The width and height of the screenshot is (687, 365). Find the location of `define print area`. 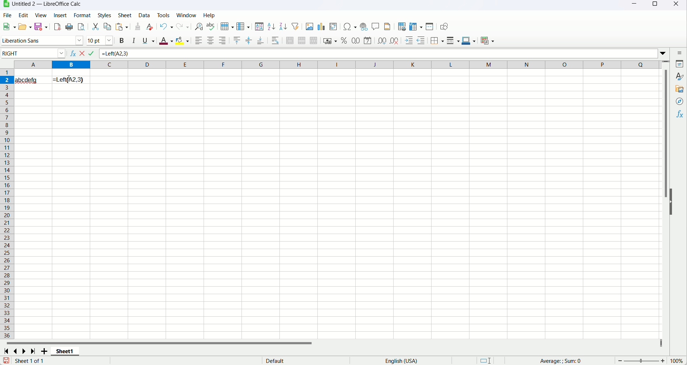

define print area is located at coordinates (403, 26).